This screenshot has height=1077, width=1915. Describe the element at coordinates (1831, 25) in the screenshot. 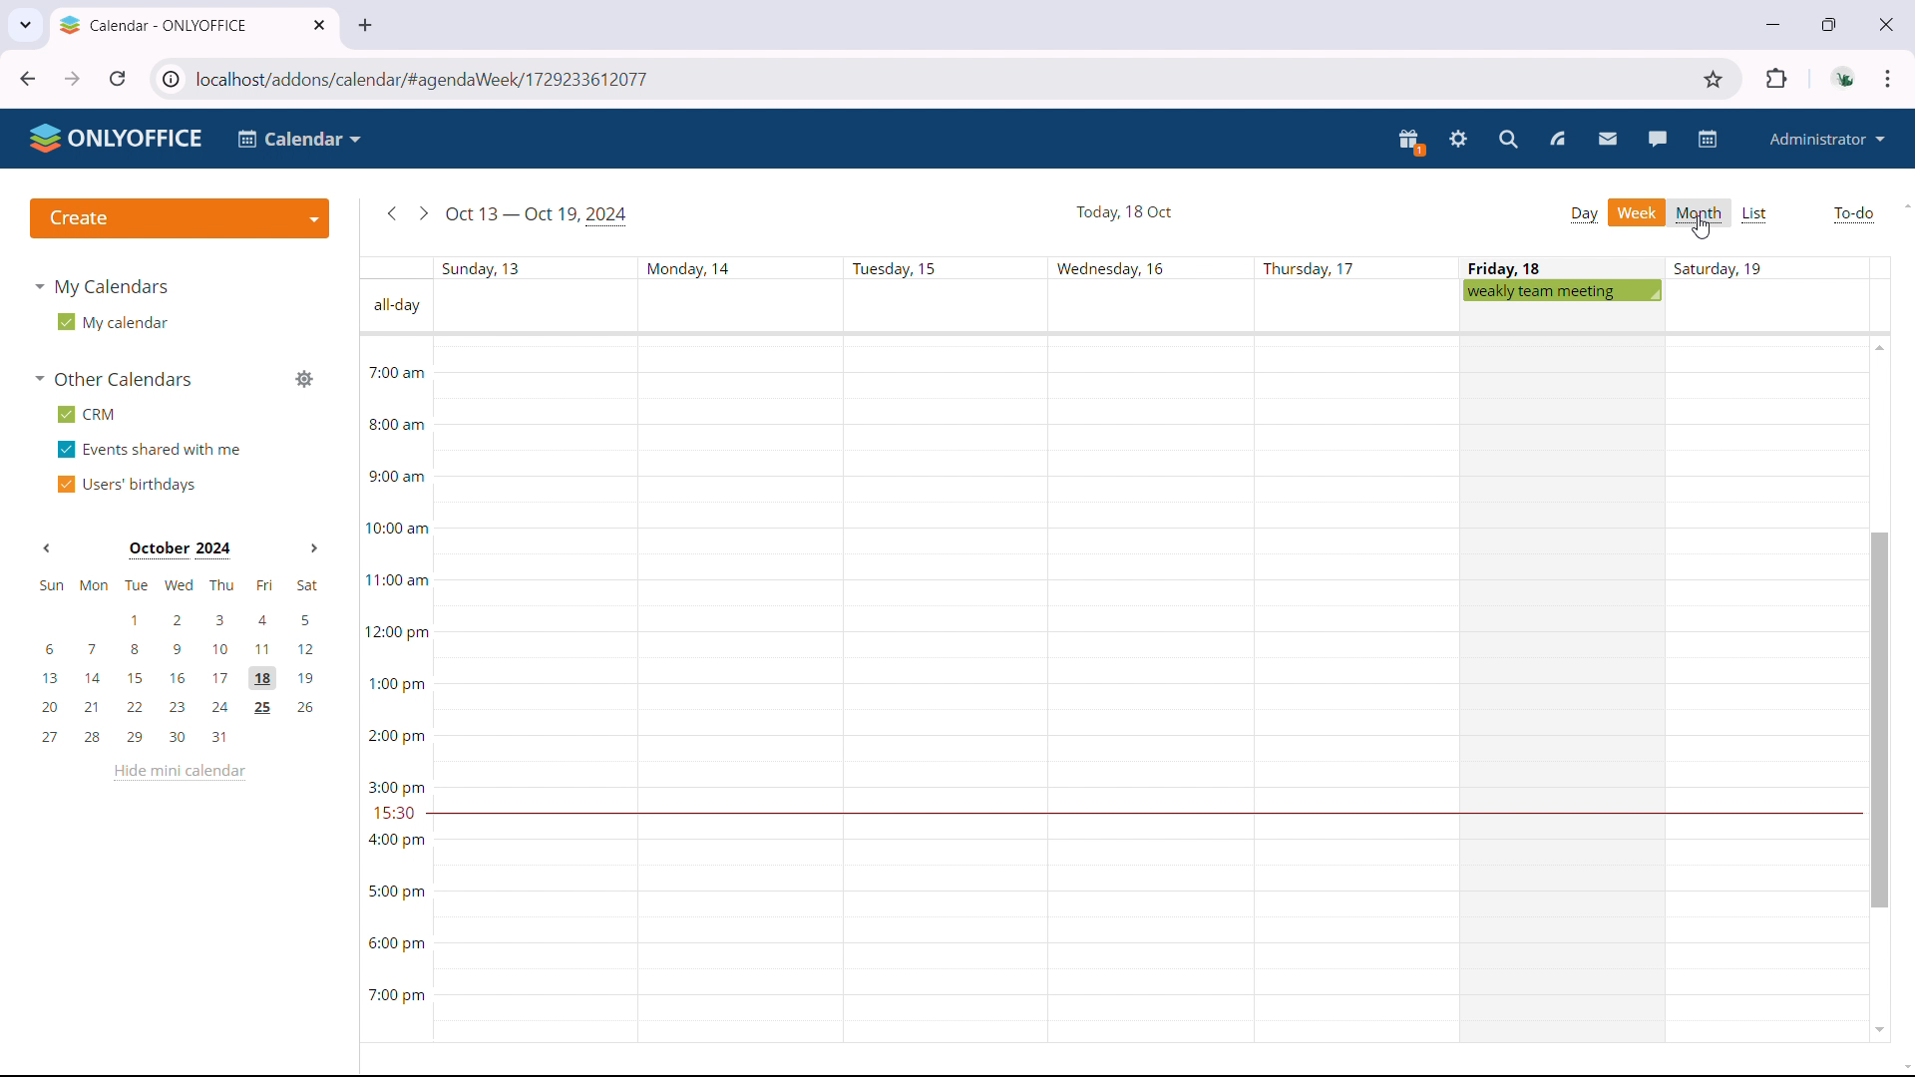

I see `maximize` at that location.